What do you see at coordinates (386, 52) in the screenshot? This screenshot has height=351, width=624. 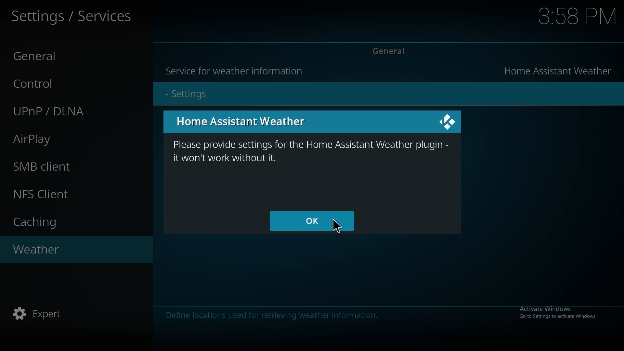 I see `General` at bounding box center [386, 52].